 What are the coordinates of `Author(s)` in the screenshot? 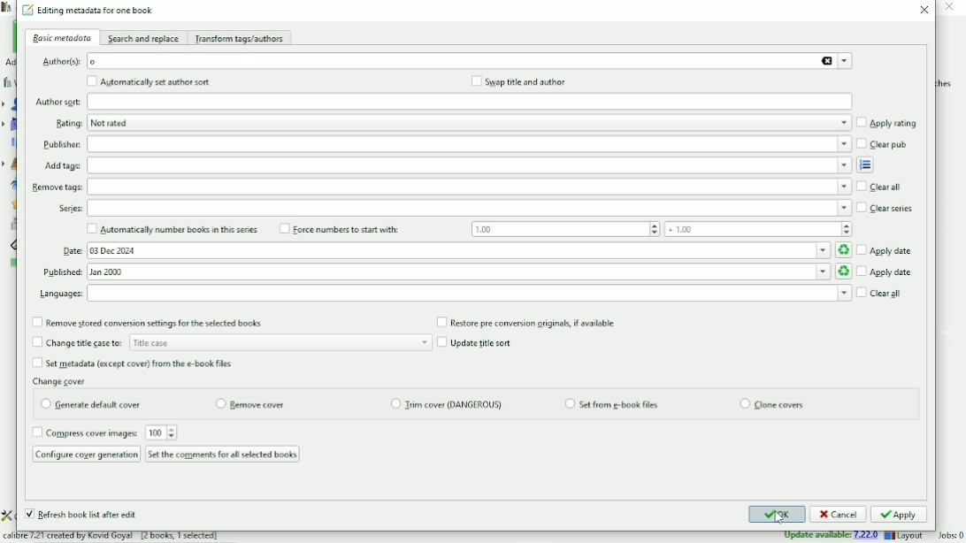 It's located at (59, 63).